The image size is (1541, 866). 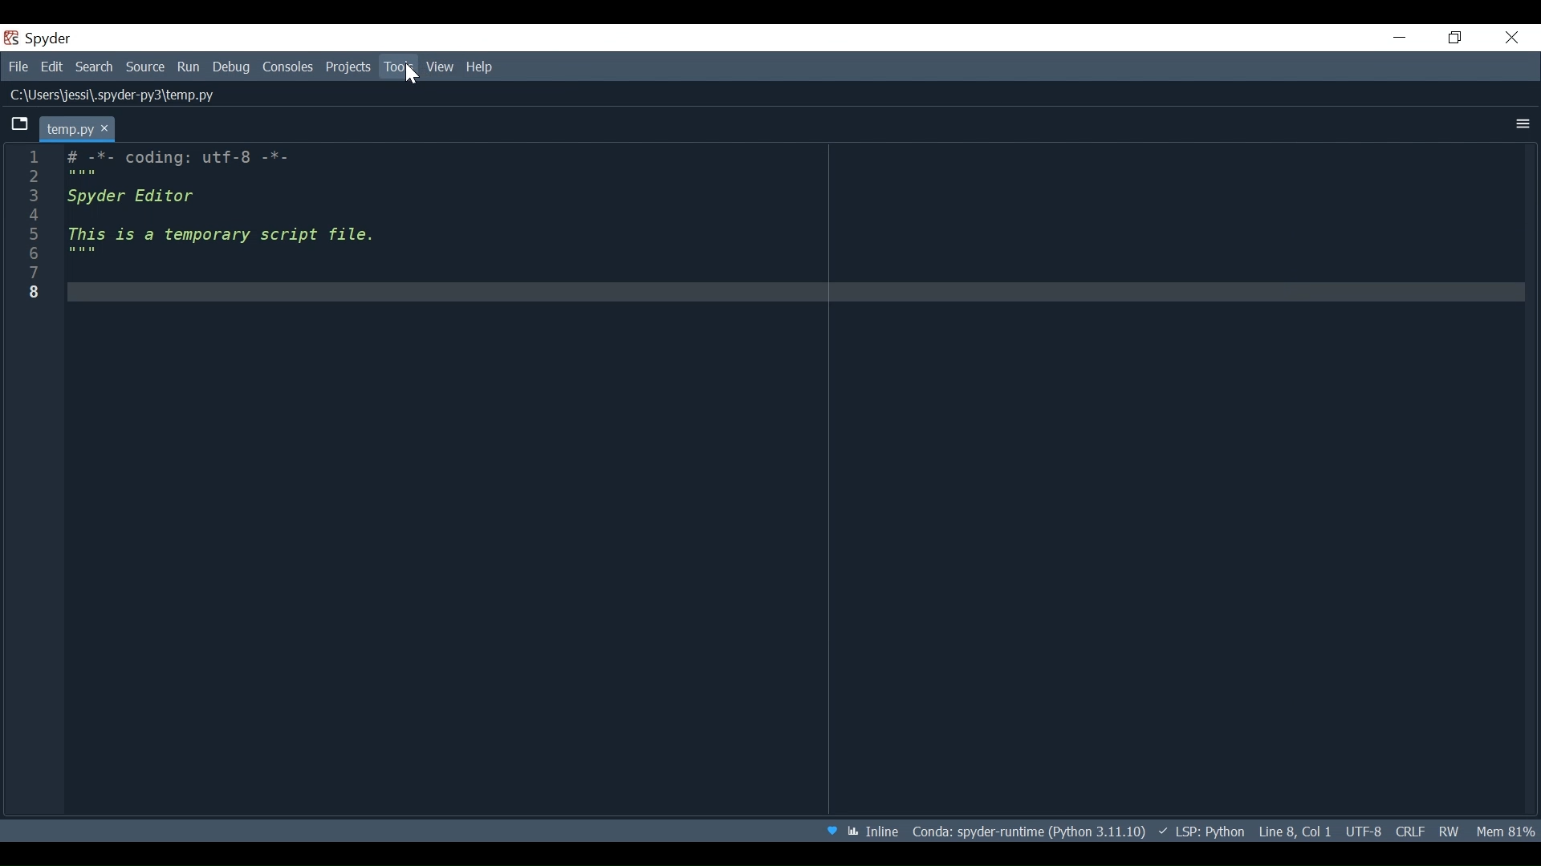 I want to click on Memory Usage, so click(x=1503, y=830).